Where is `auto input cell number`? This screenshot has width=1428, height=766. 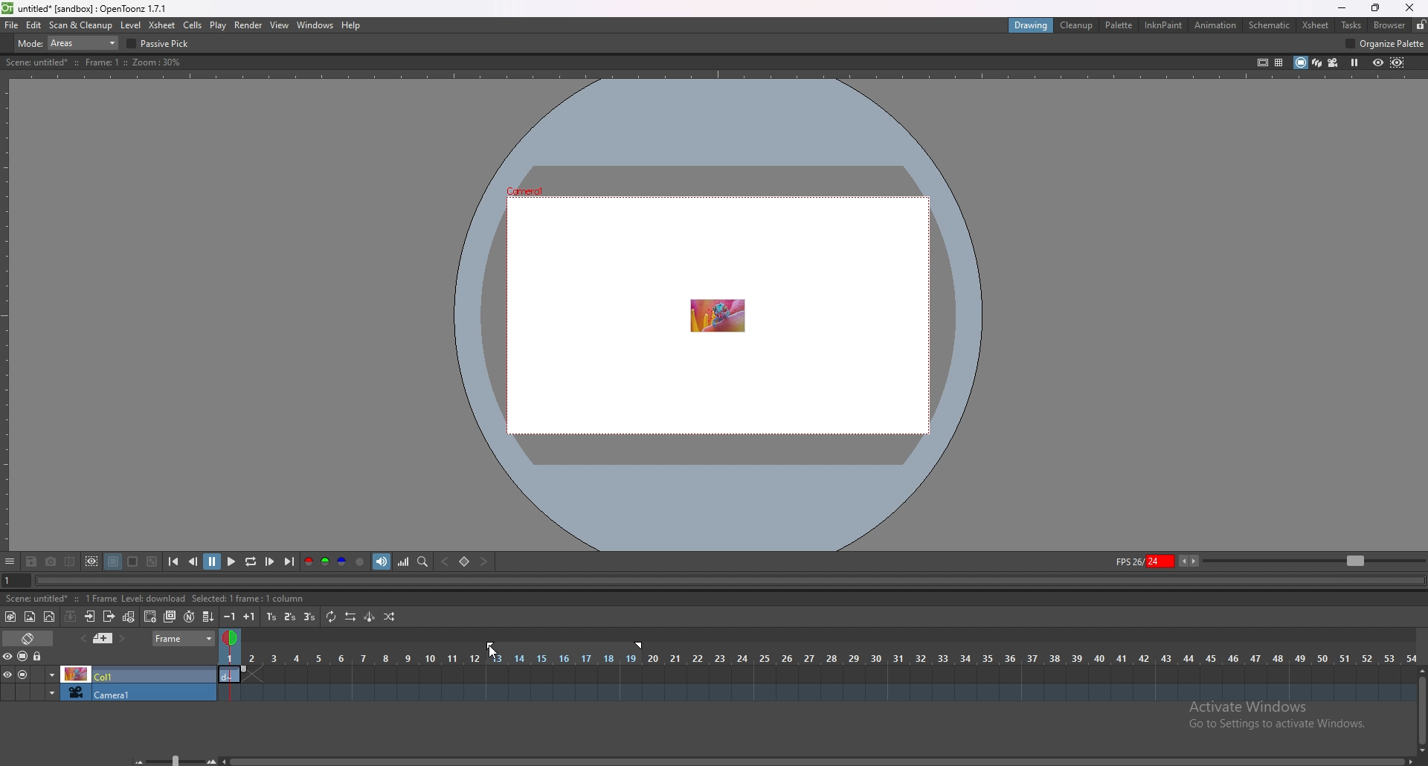
auto input cell number is located at coordinates (189, 617).